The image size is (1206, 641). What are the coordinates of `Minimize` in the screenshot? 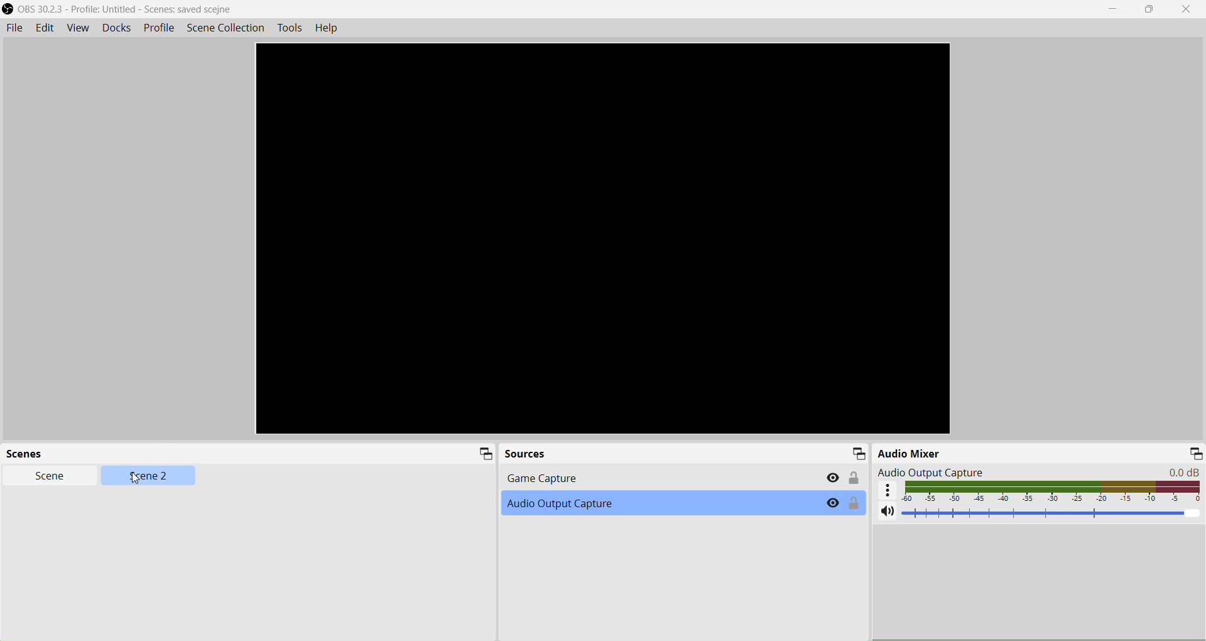 It's located at (857, 452).